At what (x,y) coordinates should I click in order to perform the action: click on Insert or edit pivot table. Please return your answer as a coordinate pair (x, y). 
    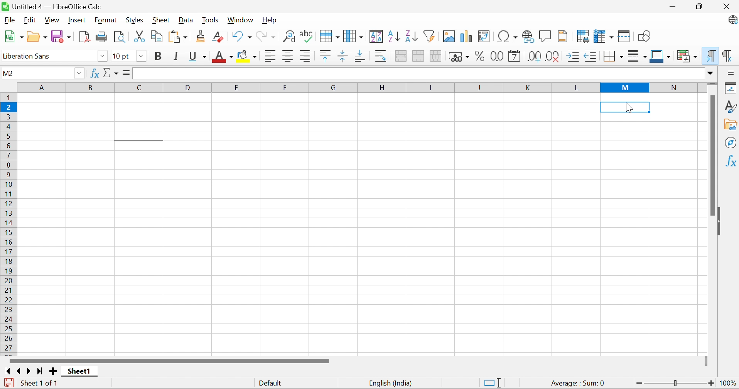
    Looking at the image, I should click on (484, 37).